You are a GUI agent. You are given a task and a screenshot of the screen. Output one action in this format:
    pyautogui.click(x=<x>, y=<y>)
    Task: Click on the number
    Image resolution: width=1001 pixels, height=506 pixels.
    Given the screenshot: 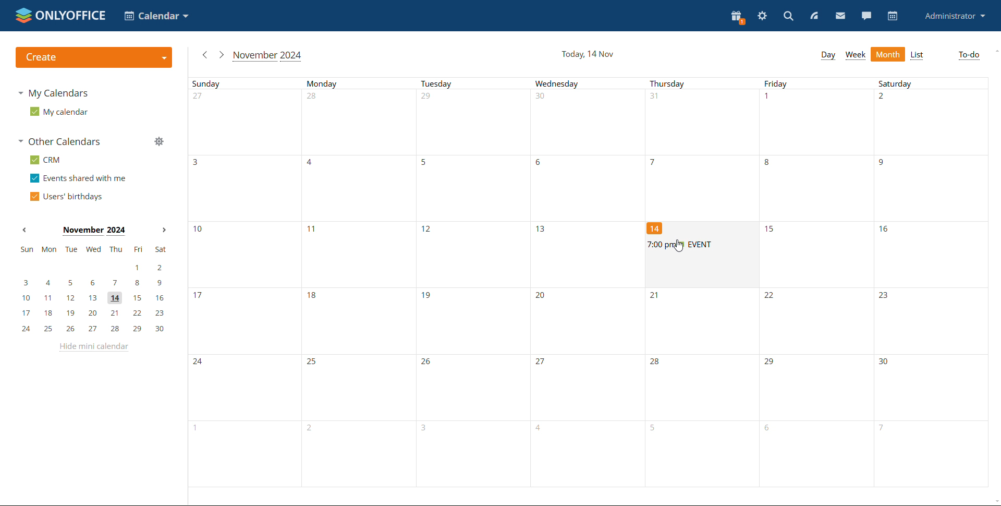 What is the action you would take?
    pyautogui.click(x=313, y=100)
    